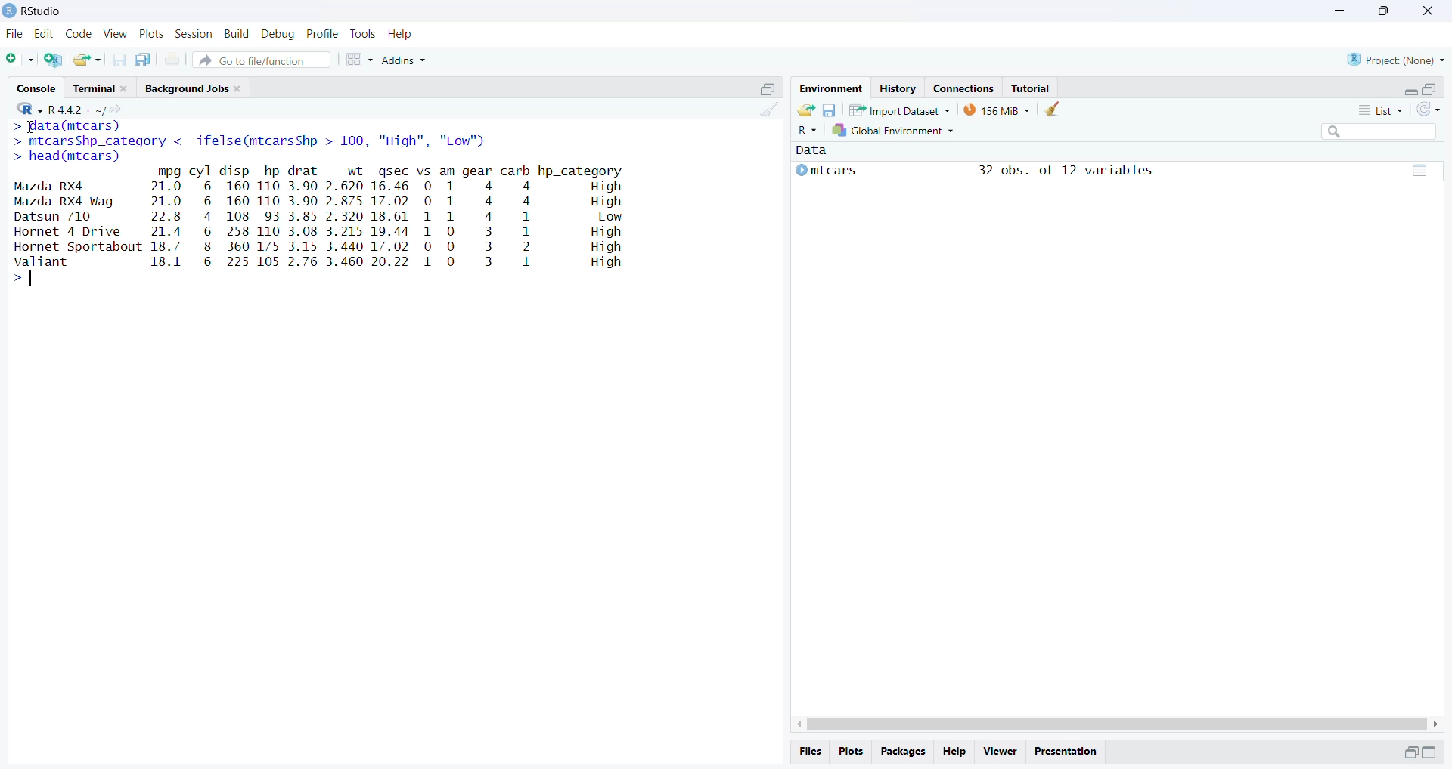 This screenshot has height=769, width=1452. I want to click on Project (None), so click(1398, 59).